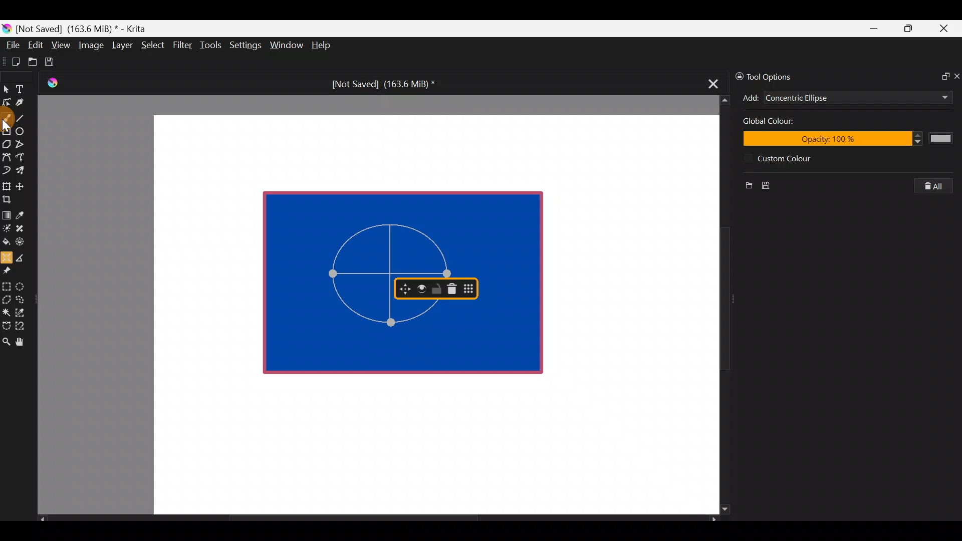  Describe the element at coordinates (9, 285) in the screenshot. I see `Rectangular selection tool` at that location.